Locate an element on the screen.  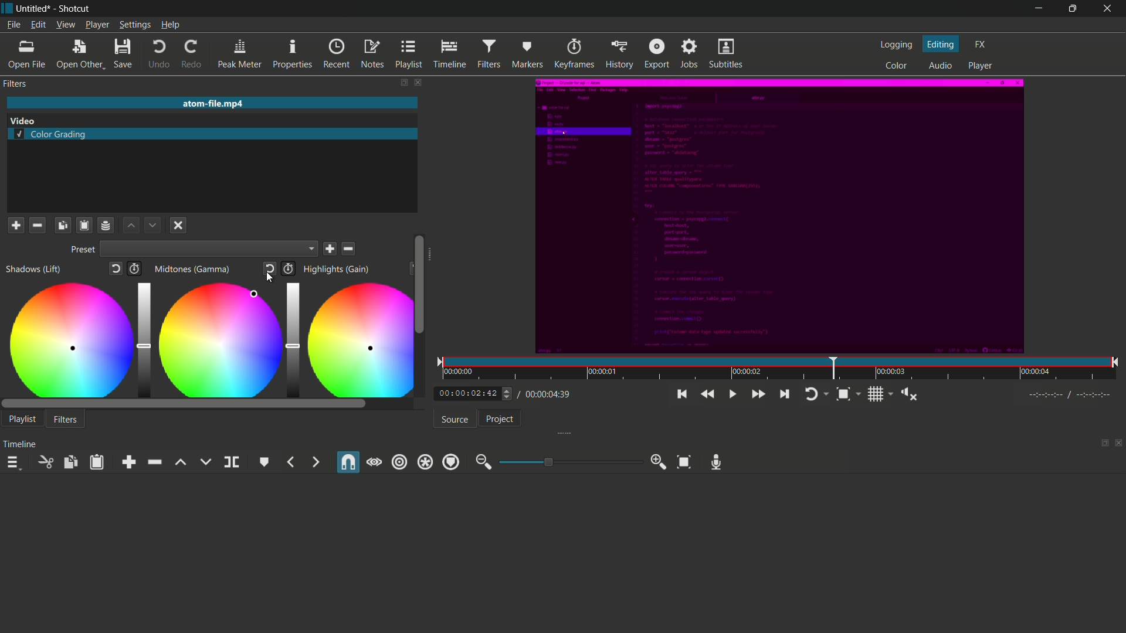
logging is located at coordinates (896, 46).